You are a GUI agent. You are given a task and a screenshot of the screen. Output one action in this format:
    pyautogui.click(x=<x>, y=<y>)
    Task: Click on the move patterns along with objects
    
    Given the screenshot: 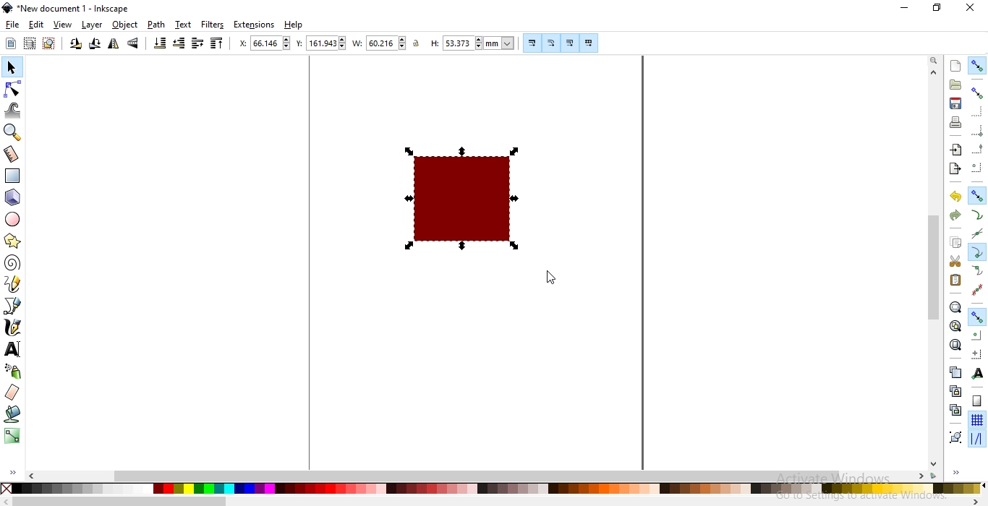 What is the action you would take?
    pyautogui.click(x=589, y=43)
    